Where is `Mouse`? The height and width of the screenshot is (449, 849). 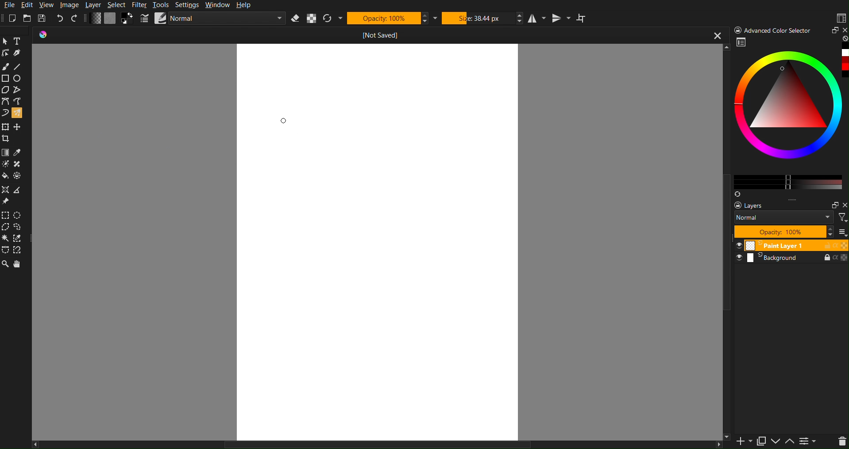
Mouse is located at coordinates (19, 113).